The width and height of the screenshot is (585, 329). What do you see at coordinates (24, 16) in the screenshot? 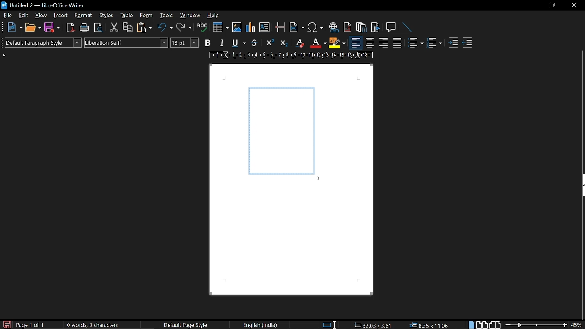
I see `edit` at bounding box center [24, 16].